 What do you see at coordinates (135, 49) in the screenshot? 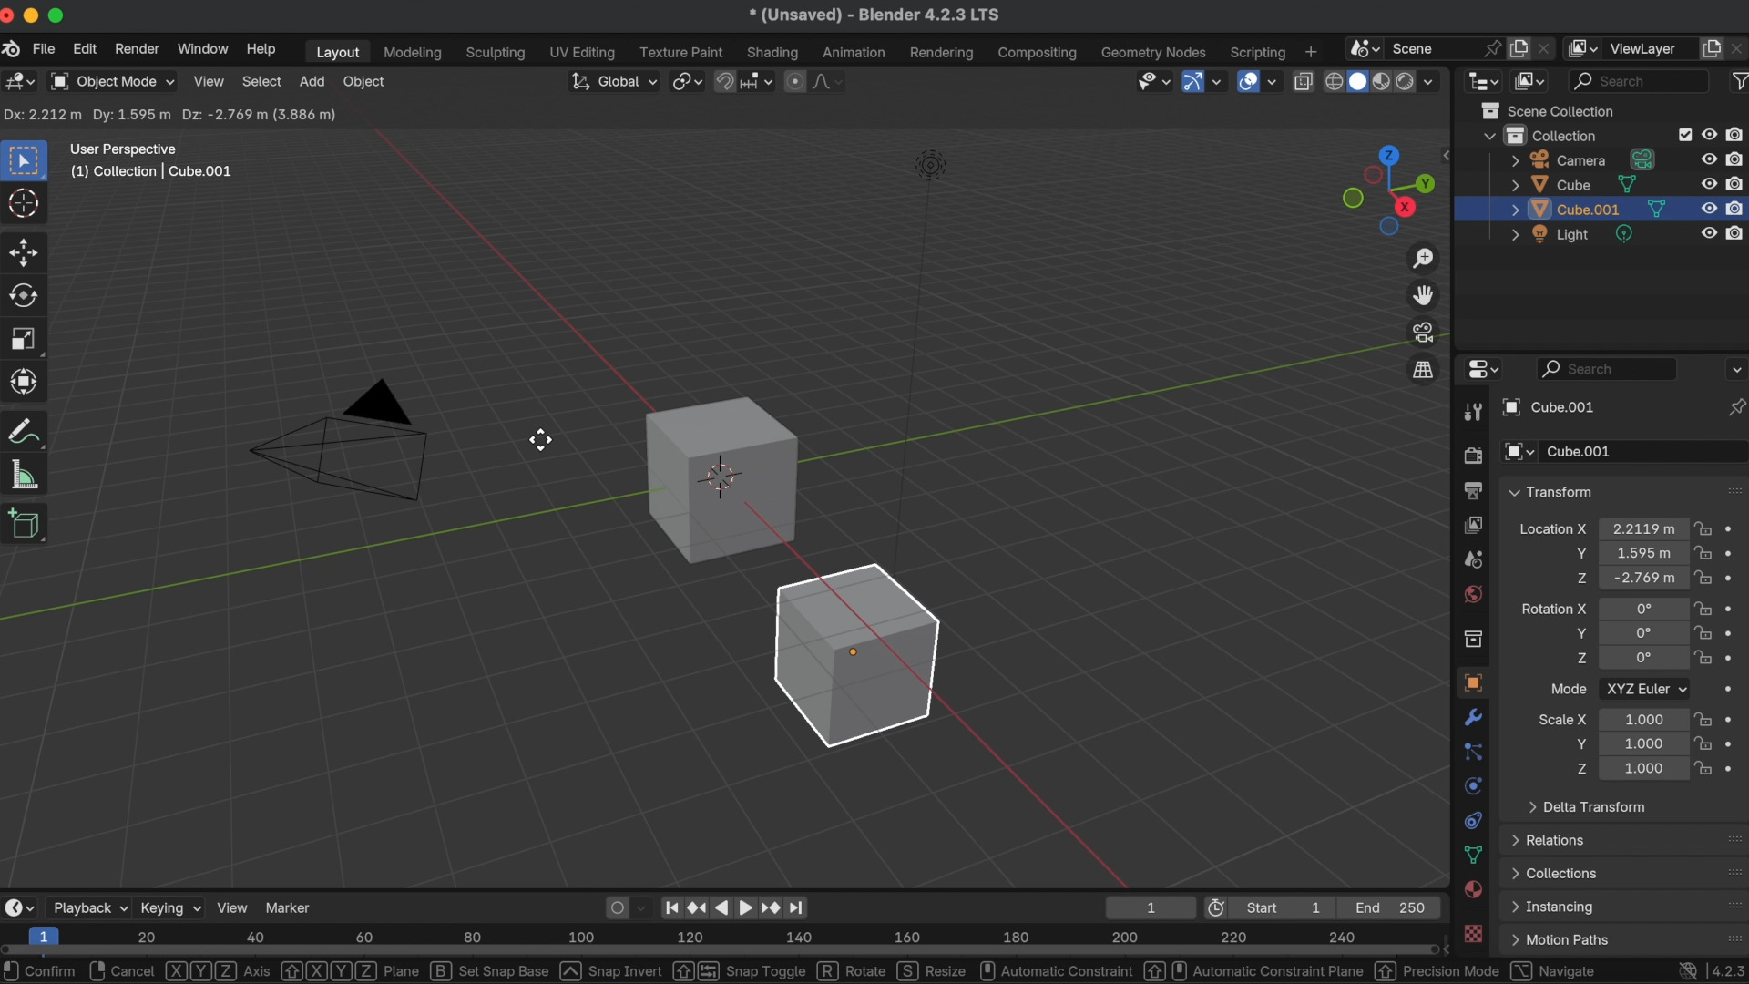
I see `render` at bounding box center [135, 49].